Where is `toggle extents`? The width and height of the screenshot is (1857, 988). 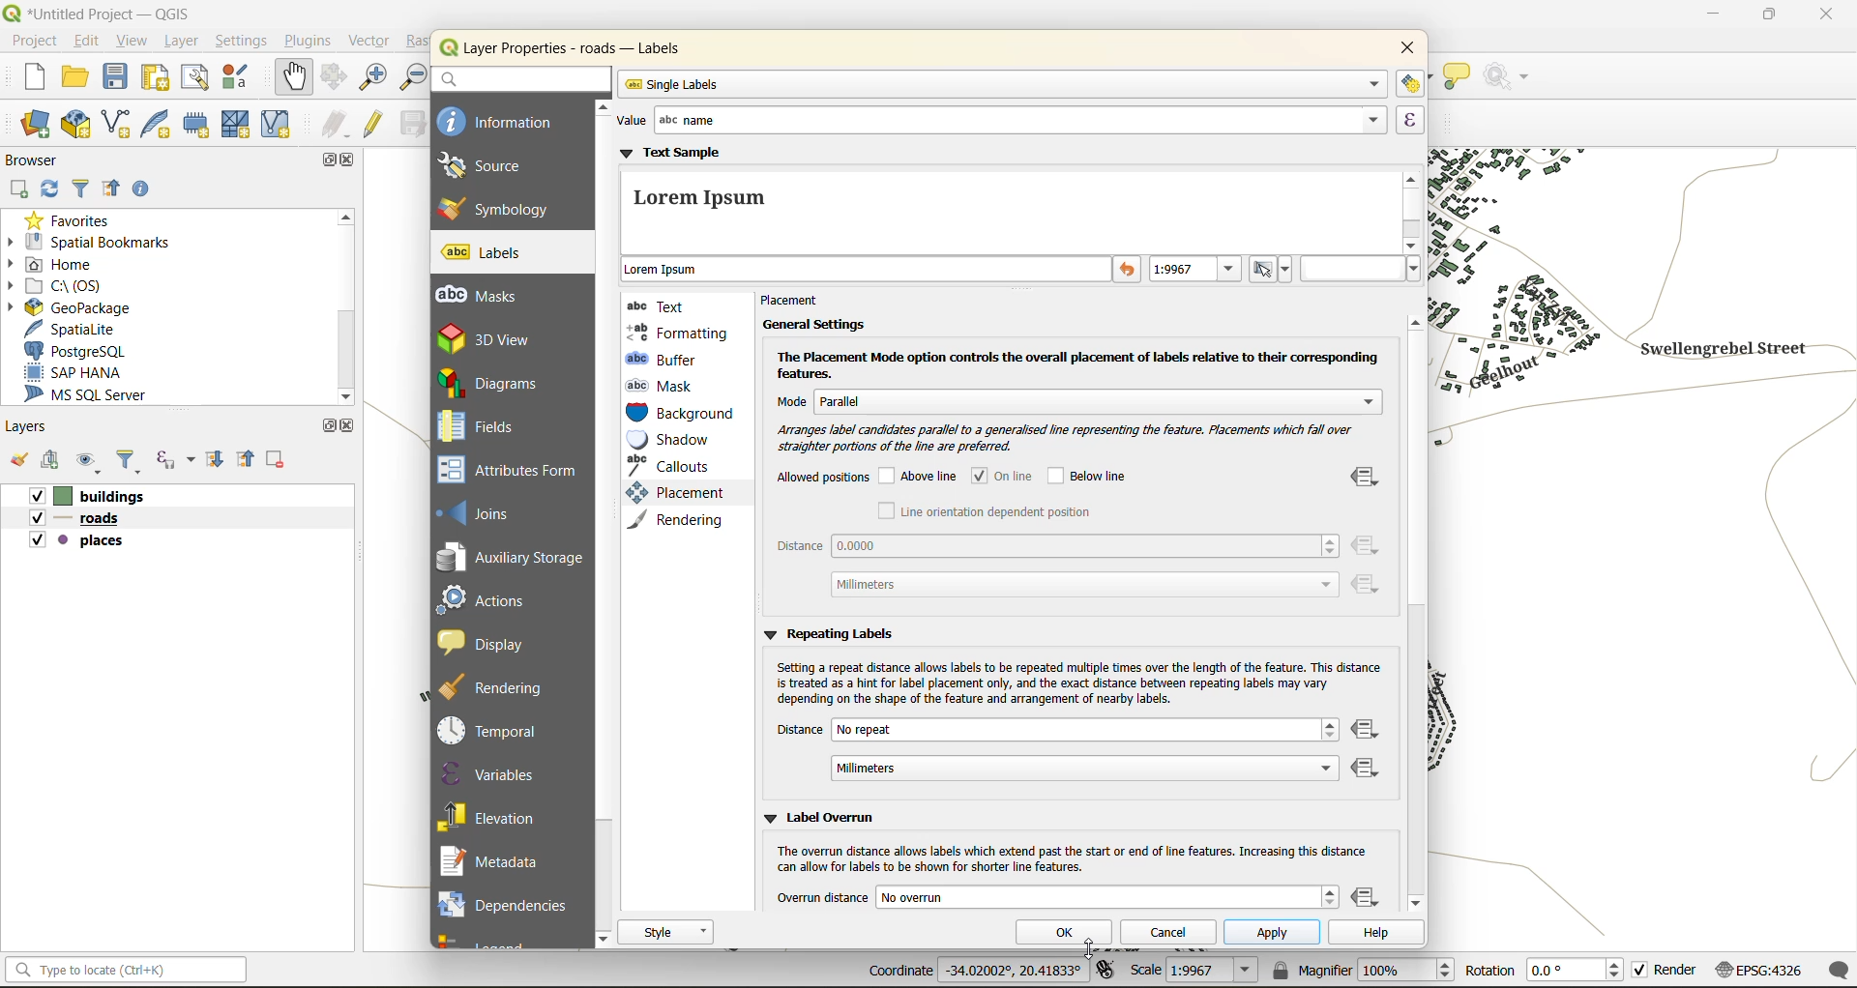 toggle extents is located at coordinates (1105, 967).